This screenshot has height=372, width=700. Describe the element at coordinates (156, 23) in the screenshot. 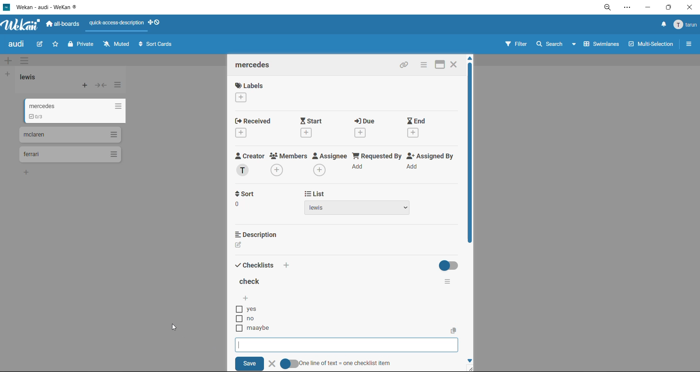

I see `show desktop drag handles` at that location.